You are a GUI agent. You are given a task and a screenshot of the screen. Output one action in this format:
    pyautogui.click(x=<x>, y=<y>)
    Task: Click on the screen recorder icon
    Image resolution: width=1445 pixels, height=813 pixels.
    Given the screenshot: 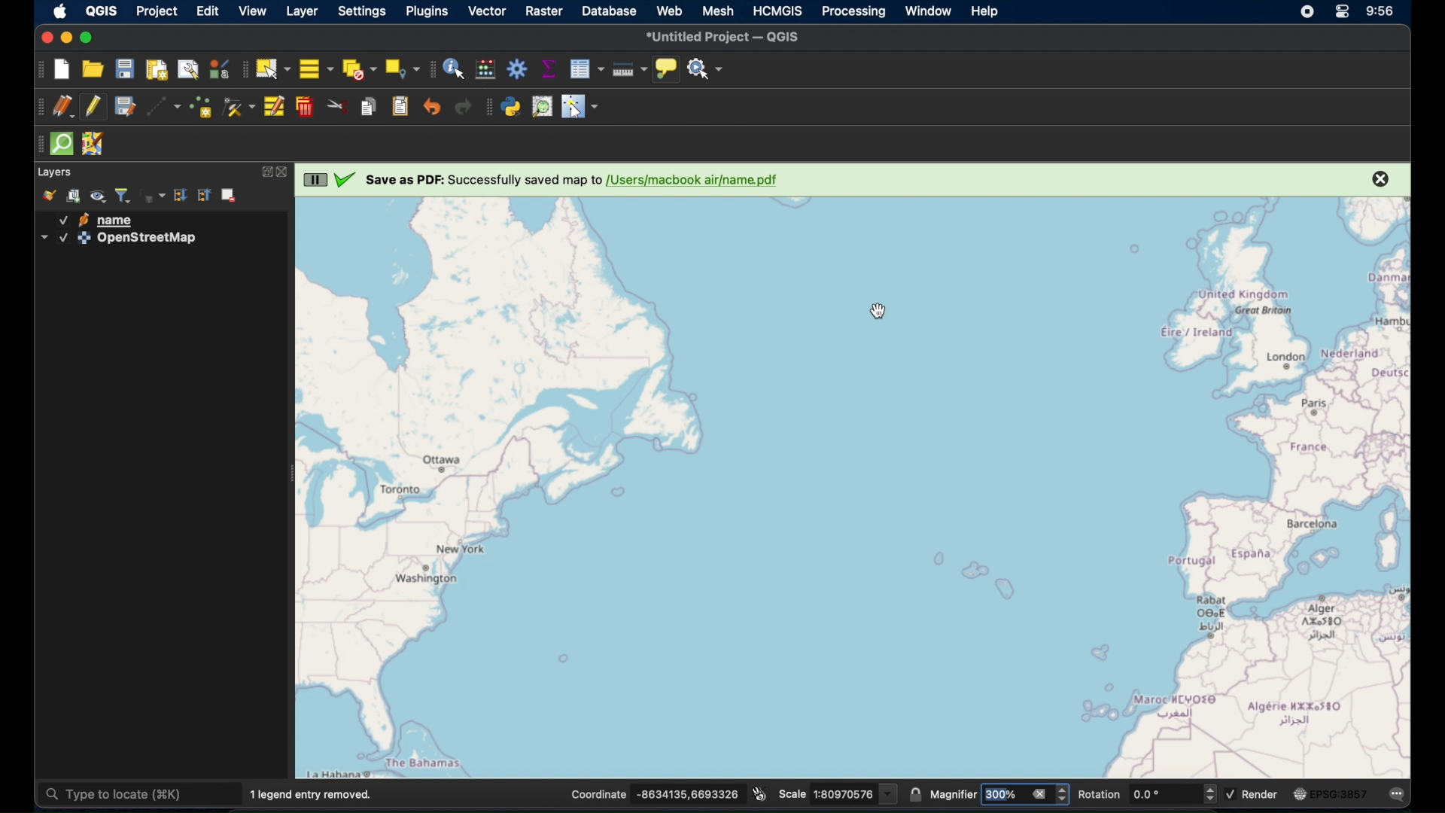 What is the action you would take?
    pyautogui.click(x=1306, y=13)
    